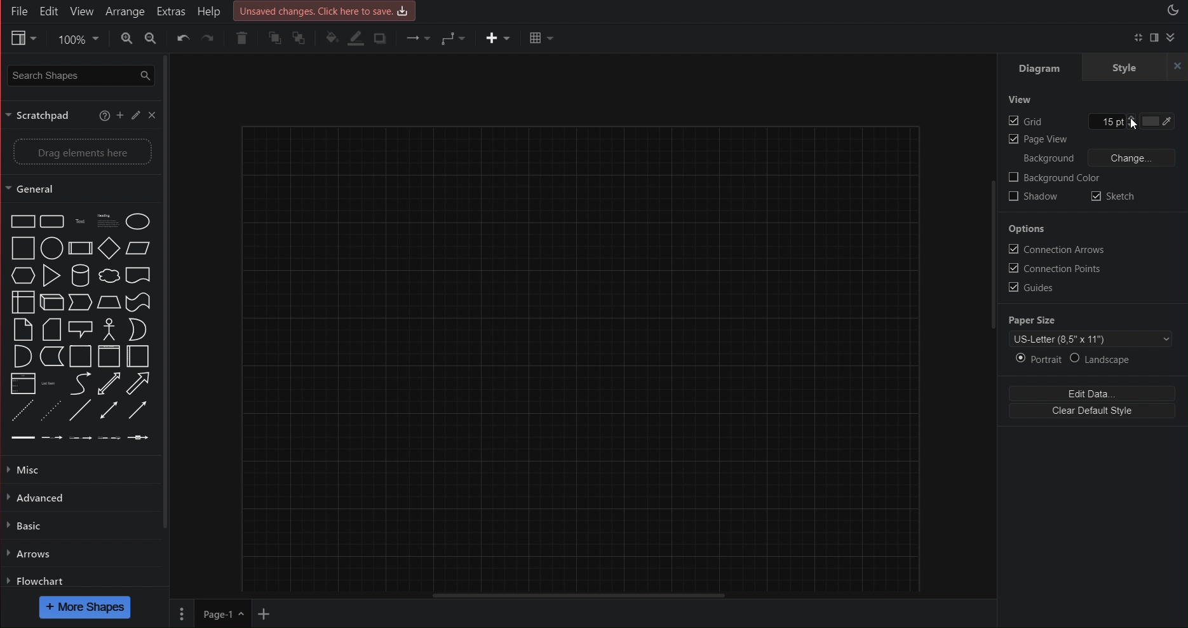  I want to click on Scrollbar, so click(167, 292).